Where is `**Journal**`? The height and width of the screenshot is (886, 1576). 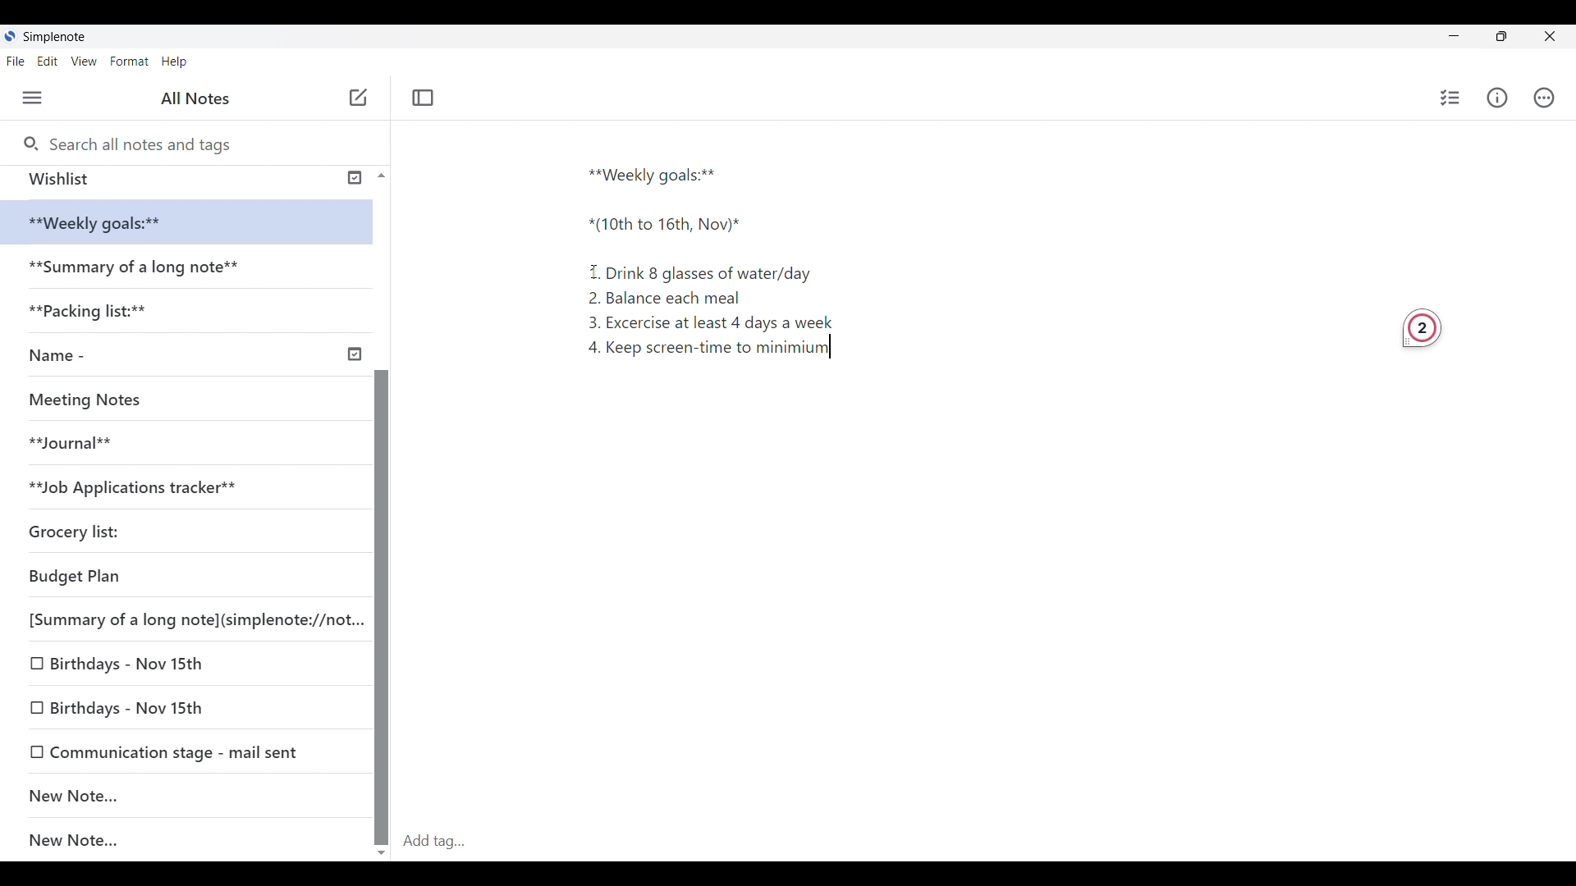
**Journal** is located at coordinates (79, 441).